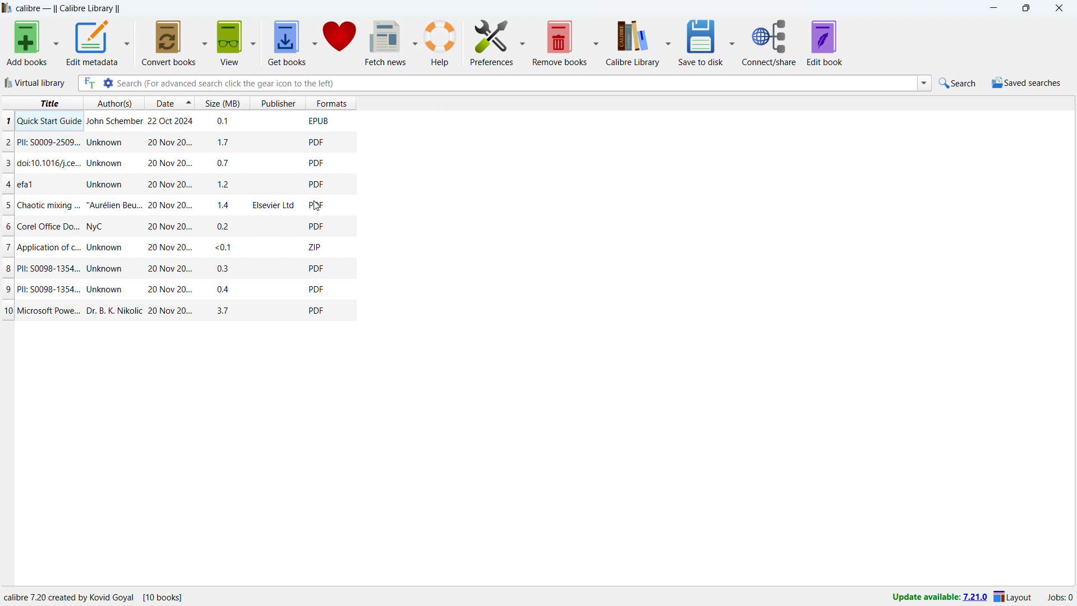  Describe the element at coordinates (108, 83) in the screenshot. I see `advanced search` at that location.